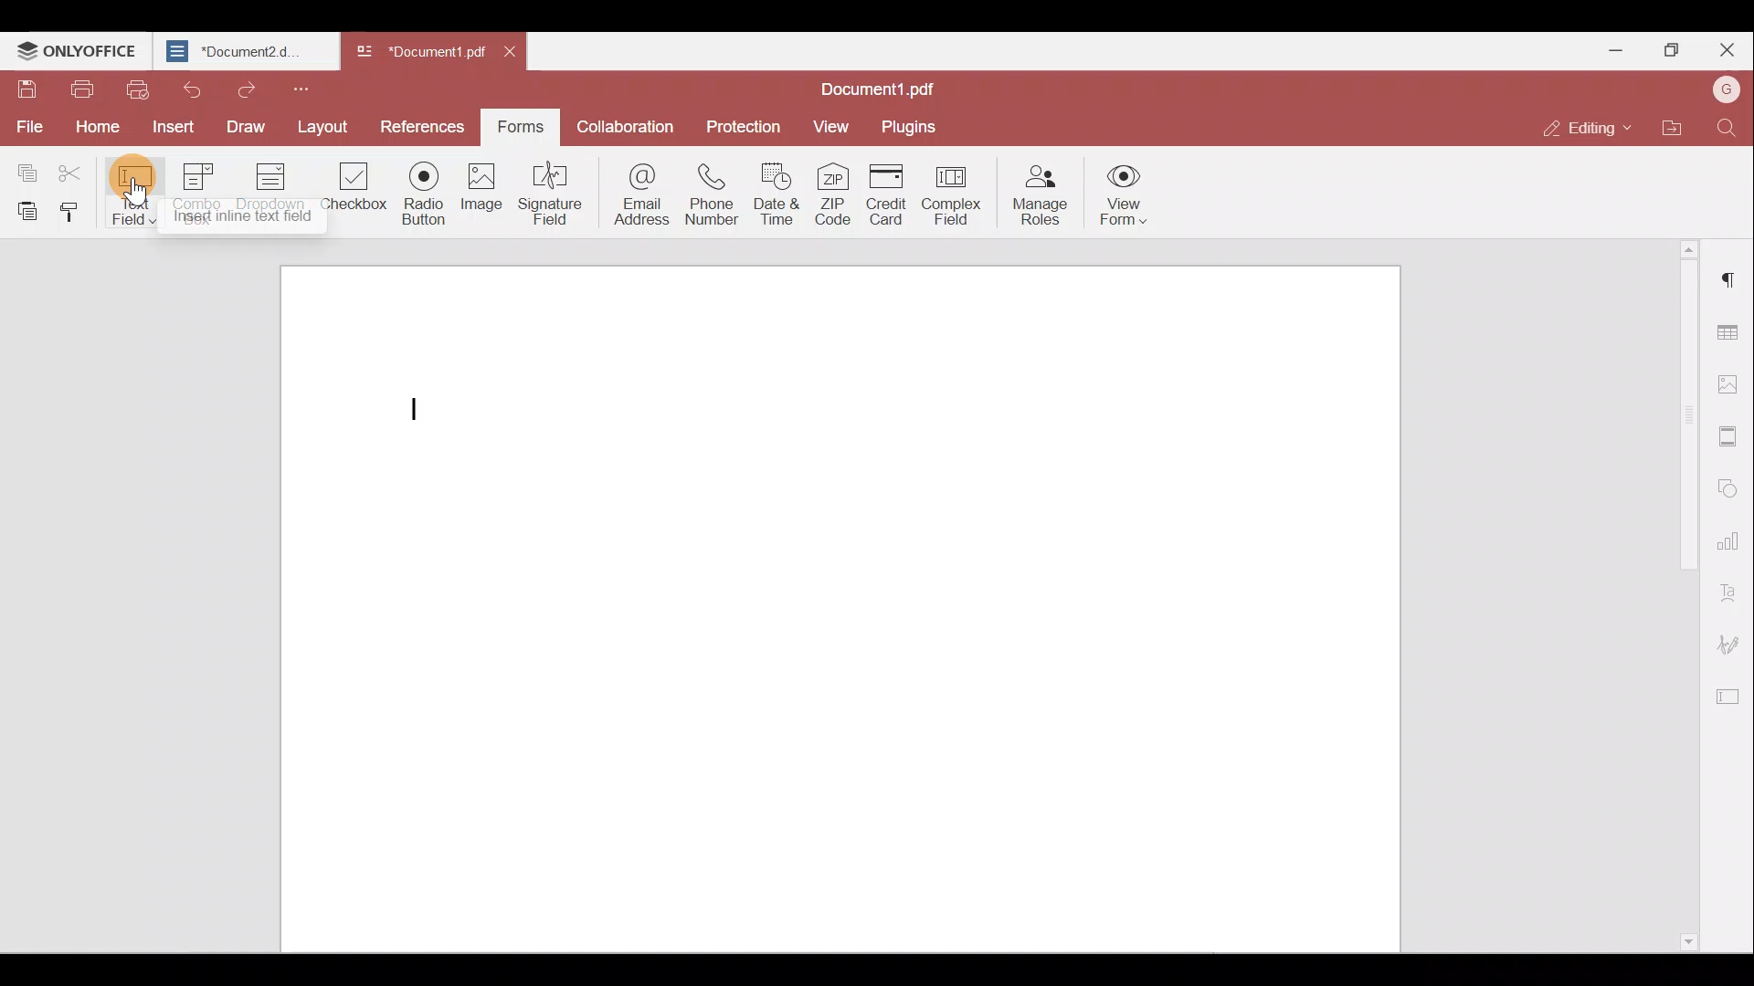 The image size is (1754, 986). Describe the element at coordinates (631, 125) in the screenshot. I see `Collaboration` at that location.